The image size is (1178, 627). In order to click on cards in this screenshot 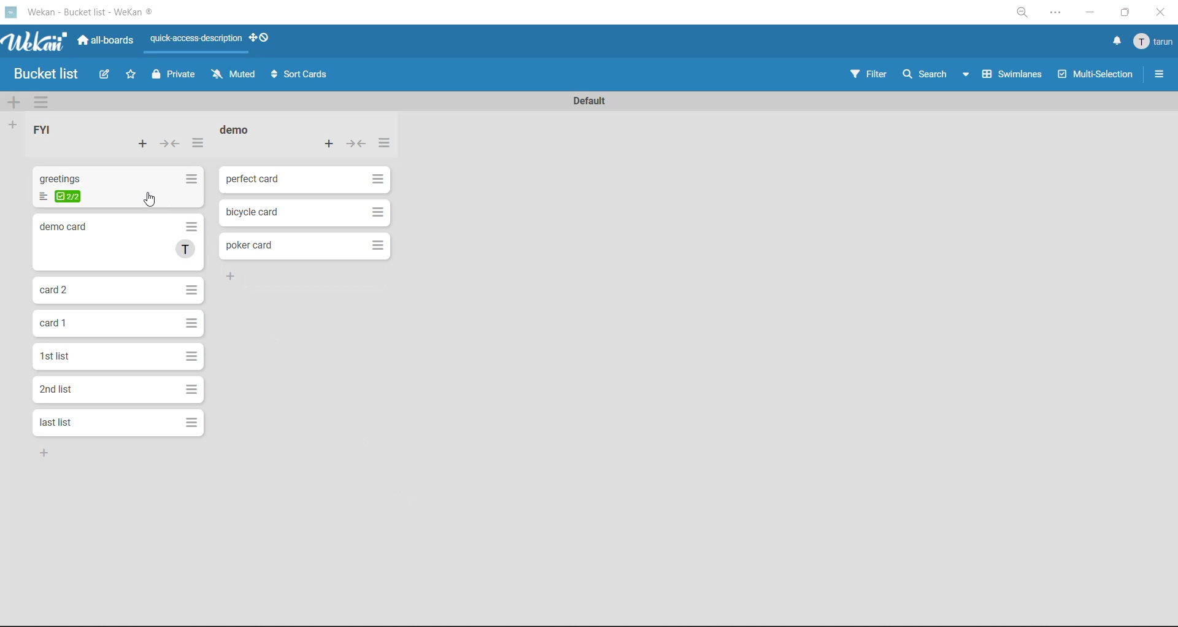, I will do `click(117, 390)`.